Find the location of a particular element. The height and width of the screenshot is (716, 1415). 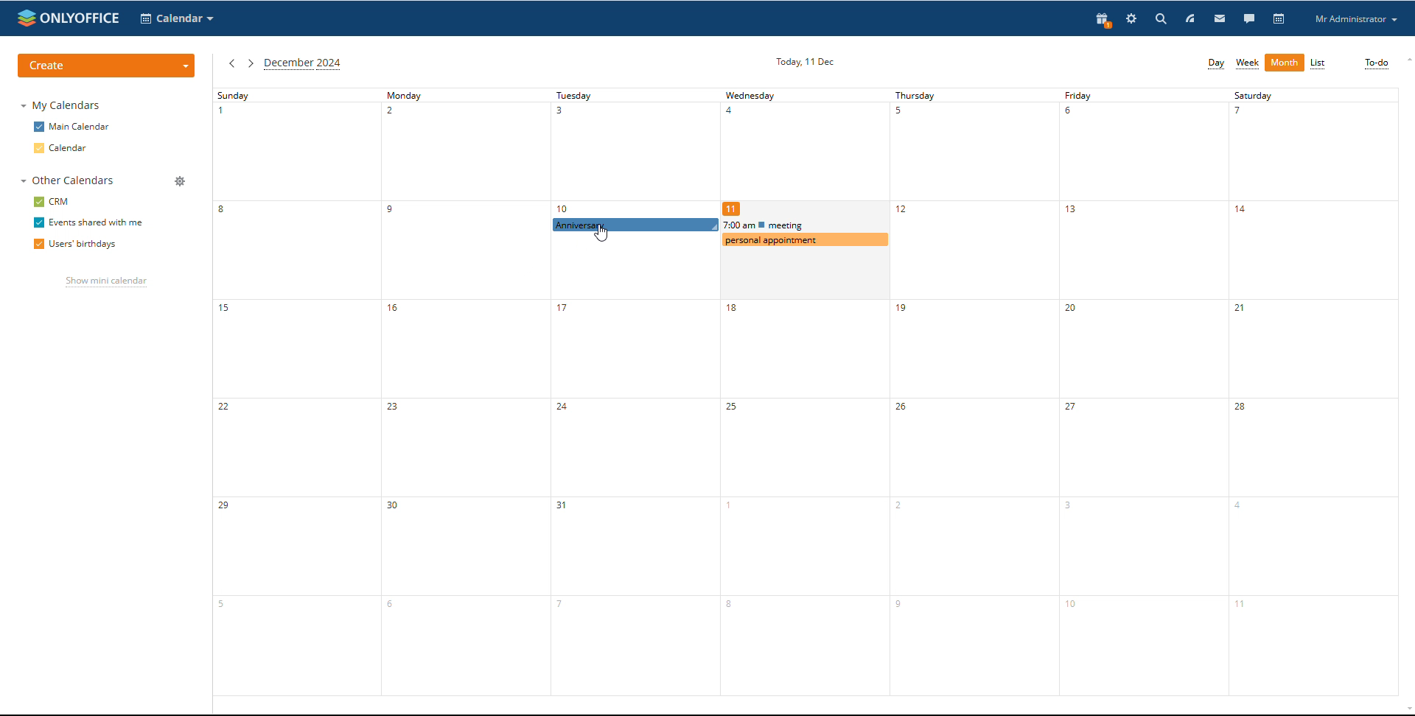

calendar is located at coordinates (69, 148).